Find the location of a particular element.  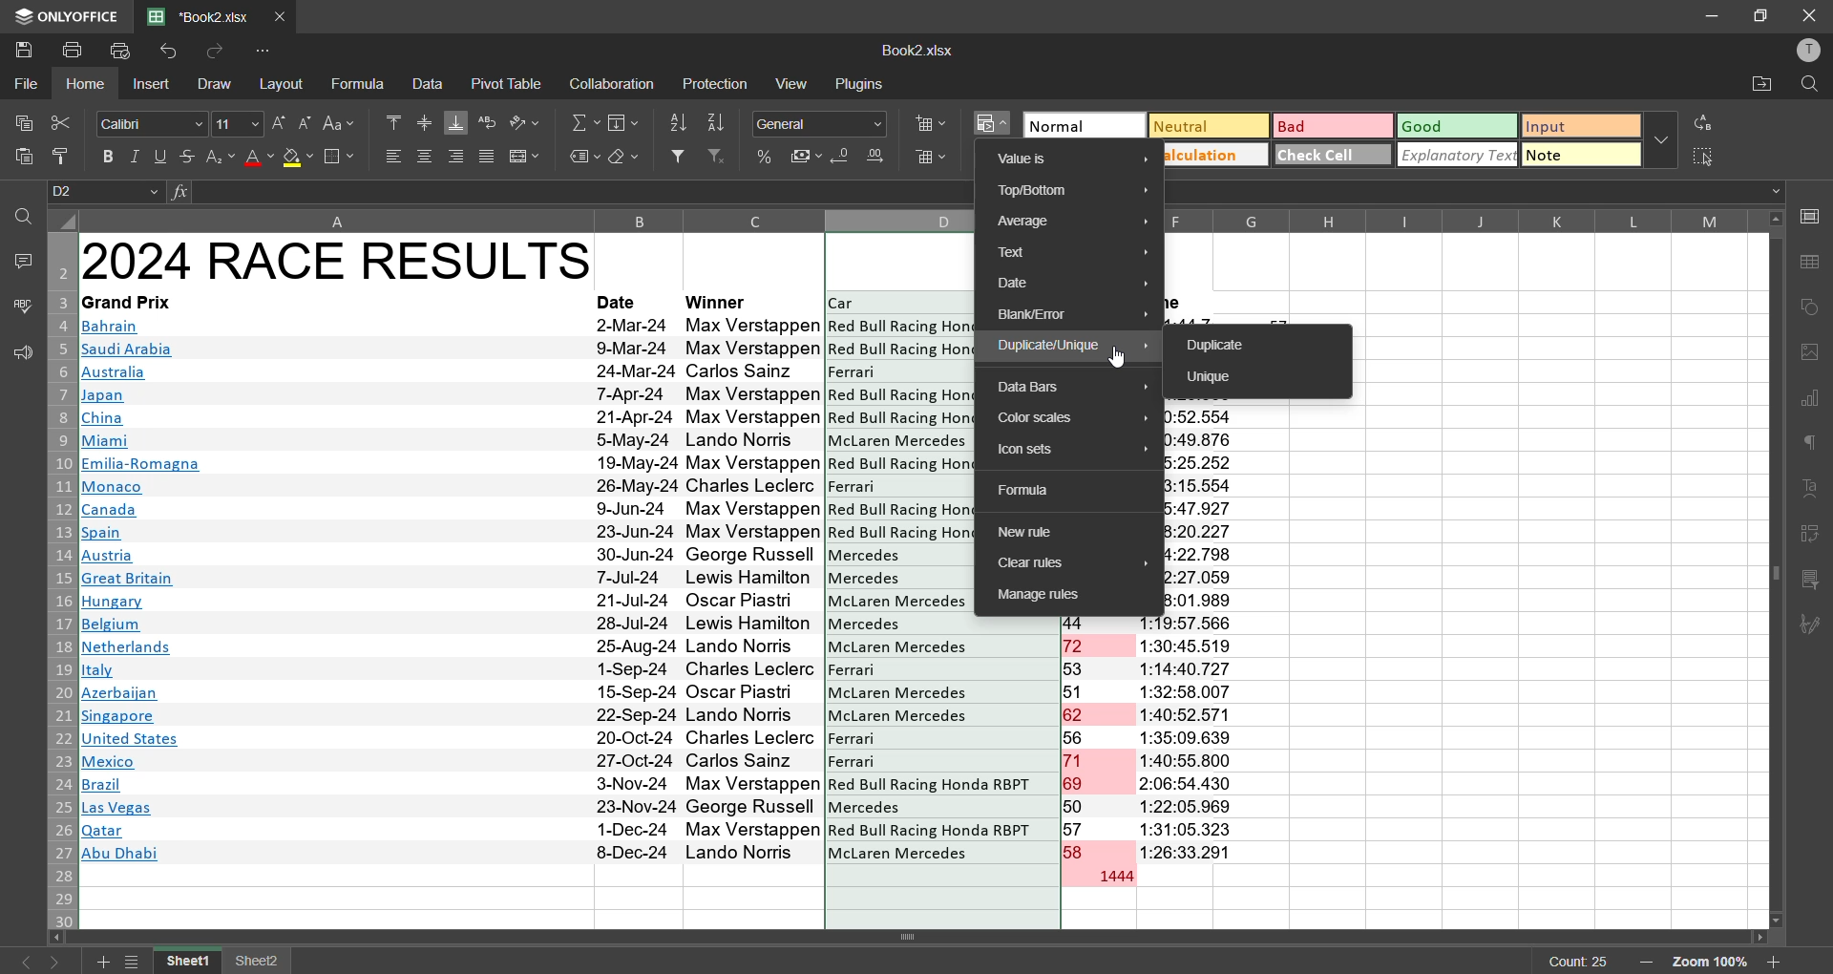

remove cells is located at coordinates (932, 160).